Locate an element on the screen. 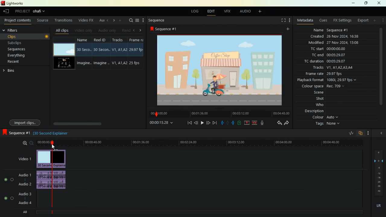 This screenshot has height=217, width=386. audio is located at coordinates (247, 11).